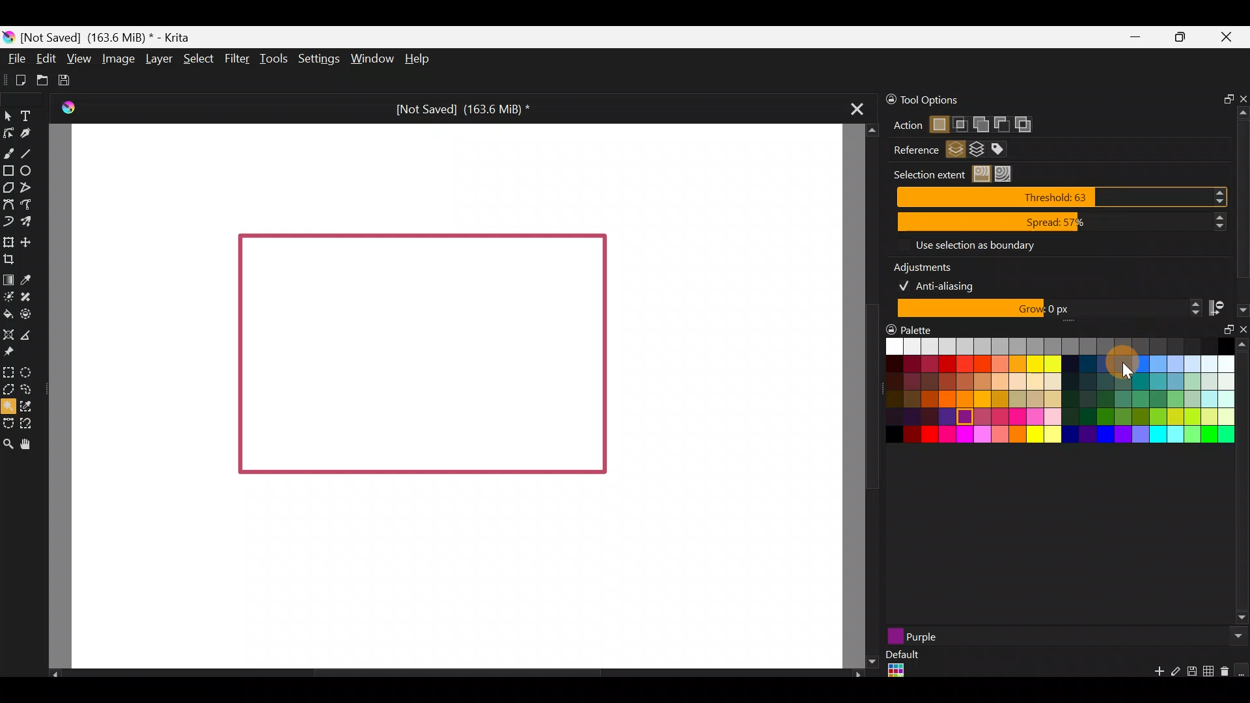 This screenshot has width=1250, height=703. I want to click on Use selection as boundary, so click(974, 244).